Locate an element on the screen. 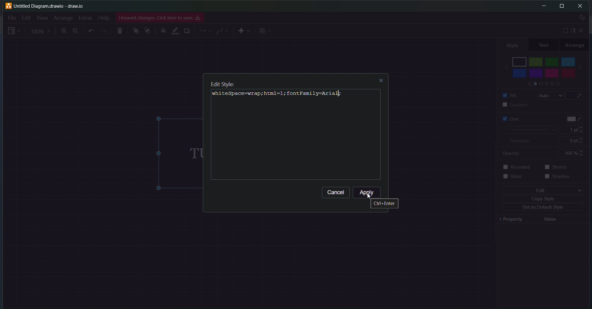 This screenshot has width=592, height=309. fill color is located at coordinates (578, 96).